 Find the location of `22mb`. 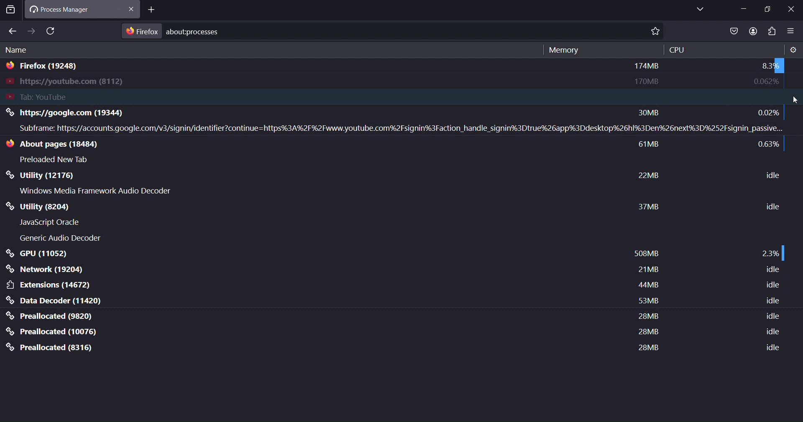

22mb is located at coordinates (650, 175).